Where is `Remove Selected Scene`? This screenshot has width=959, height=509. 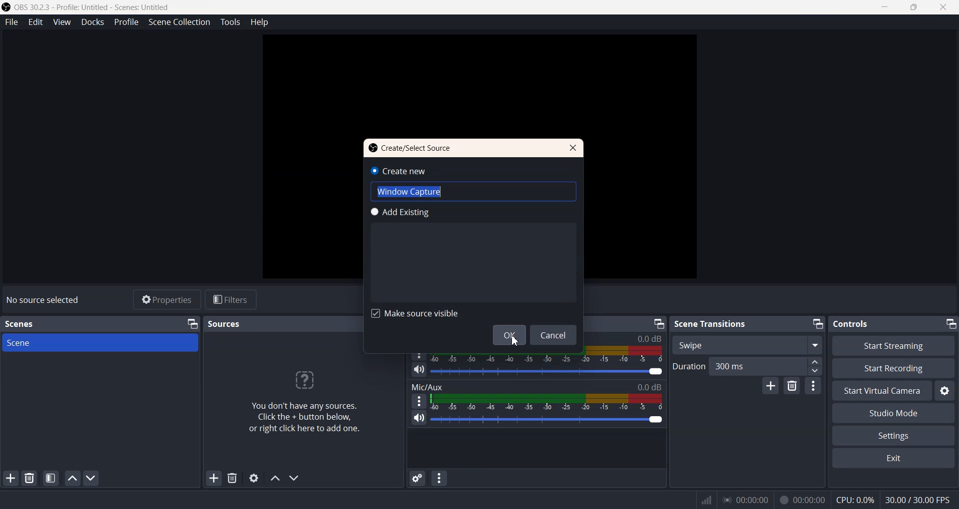 Remove Selected Scene is located at coordinates (29, 479).